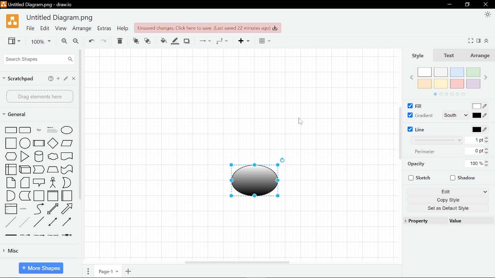 Image resolution: width=495 pixels, height=278 pixels. Describe the element at coordinates (416, 164) in the screenshot. I see `Opacity` at that location.